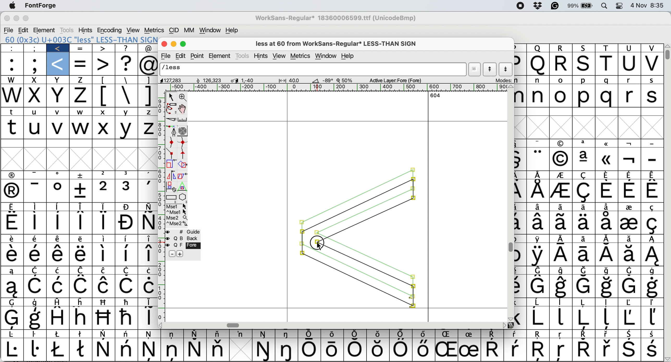 This screenshot has width=671, height=362. Describe the element at coordinates (57, 317) in the screenshot. I see `Symbol` at that location.